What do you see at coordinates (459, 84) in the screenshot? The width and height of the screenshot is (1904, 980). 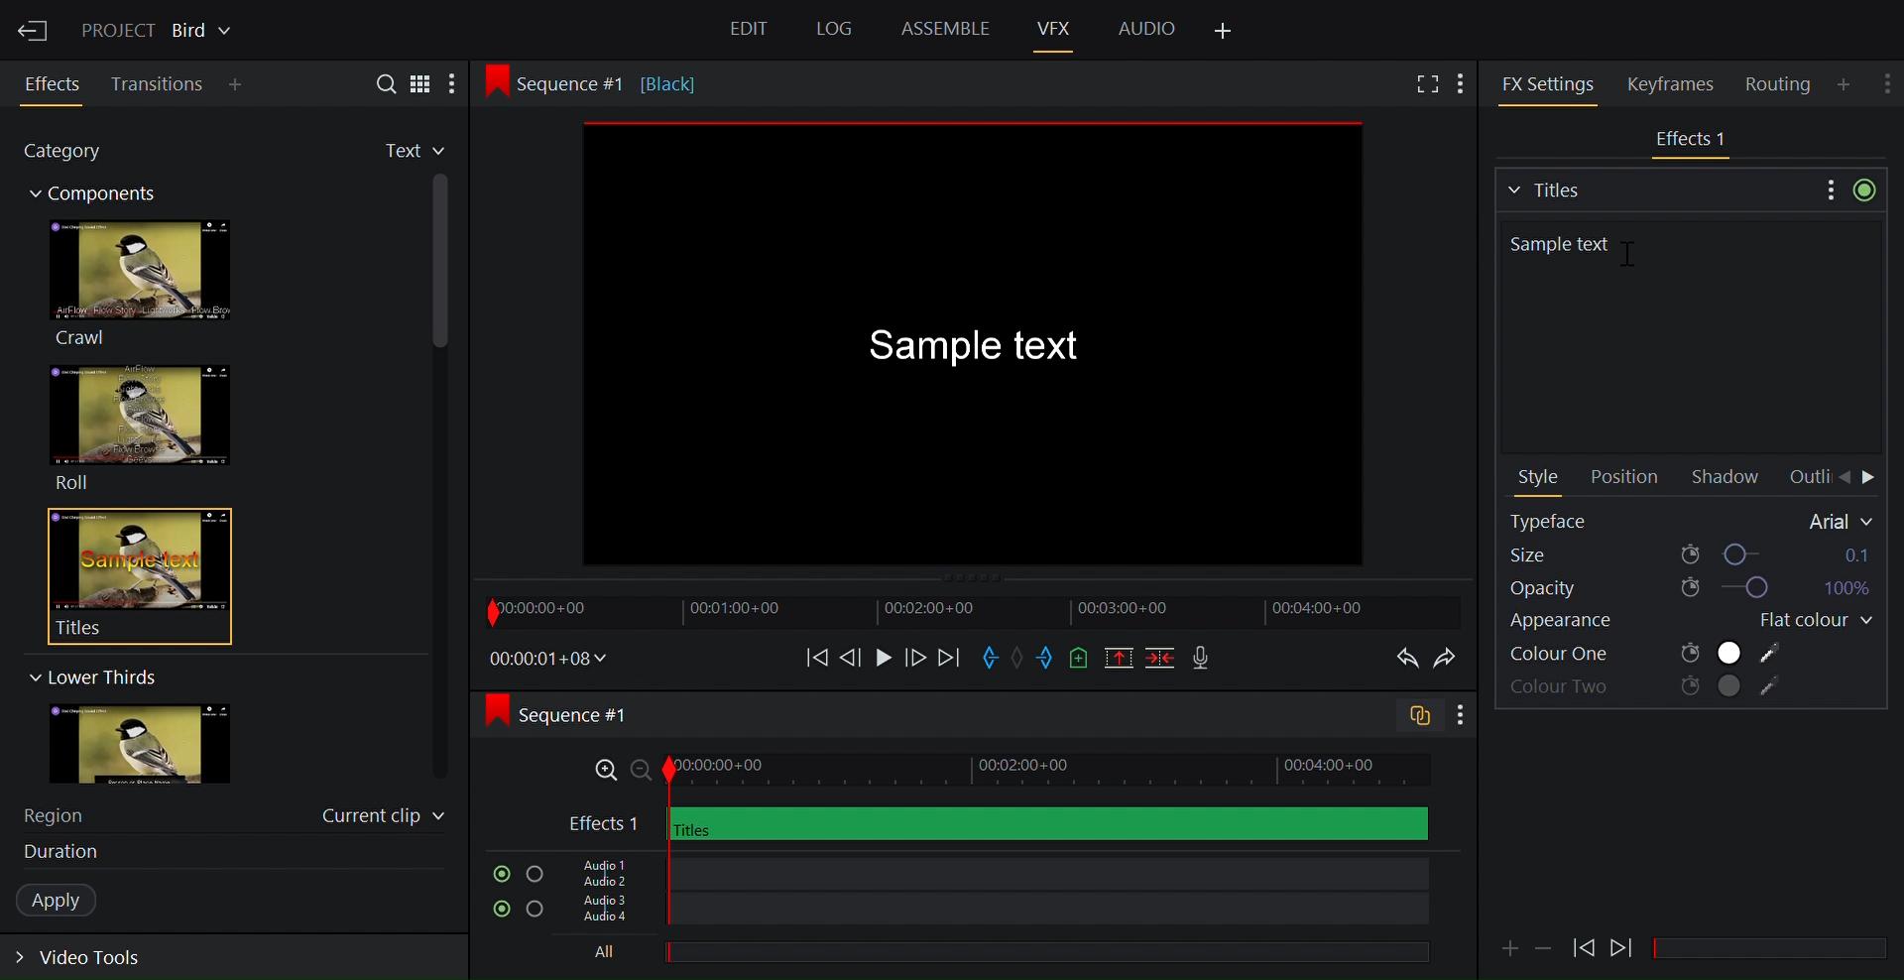 I see `More` at bounding box center [459, 84].